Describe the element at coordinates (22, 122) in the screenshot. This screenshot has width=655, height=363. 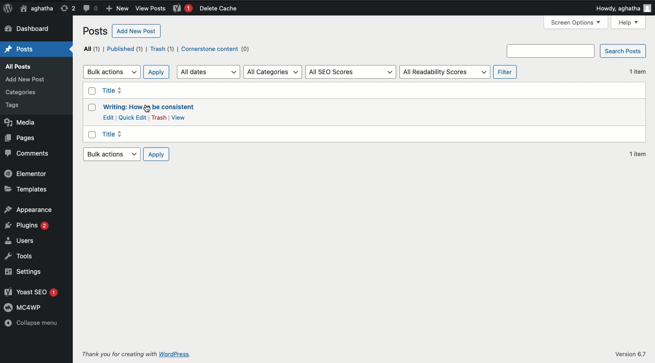
I see `Media` at that location.